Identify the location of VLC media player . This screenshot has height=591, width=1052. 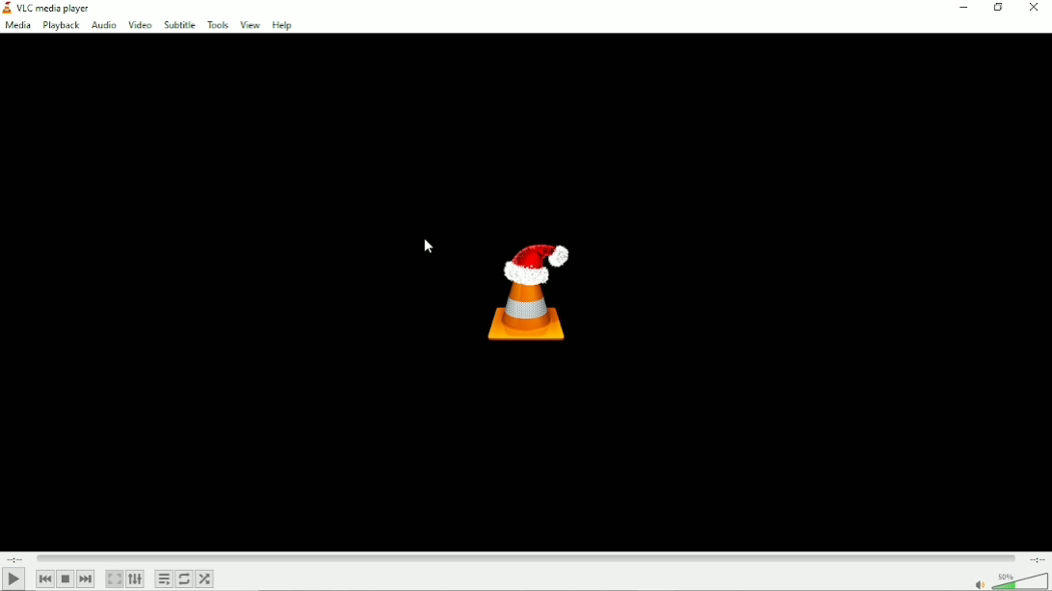
(56, 8).